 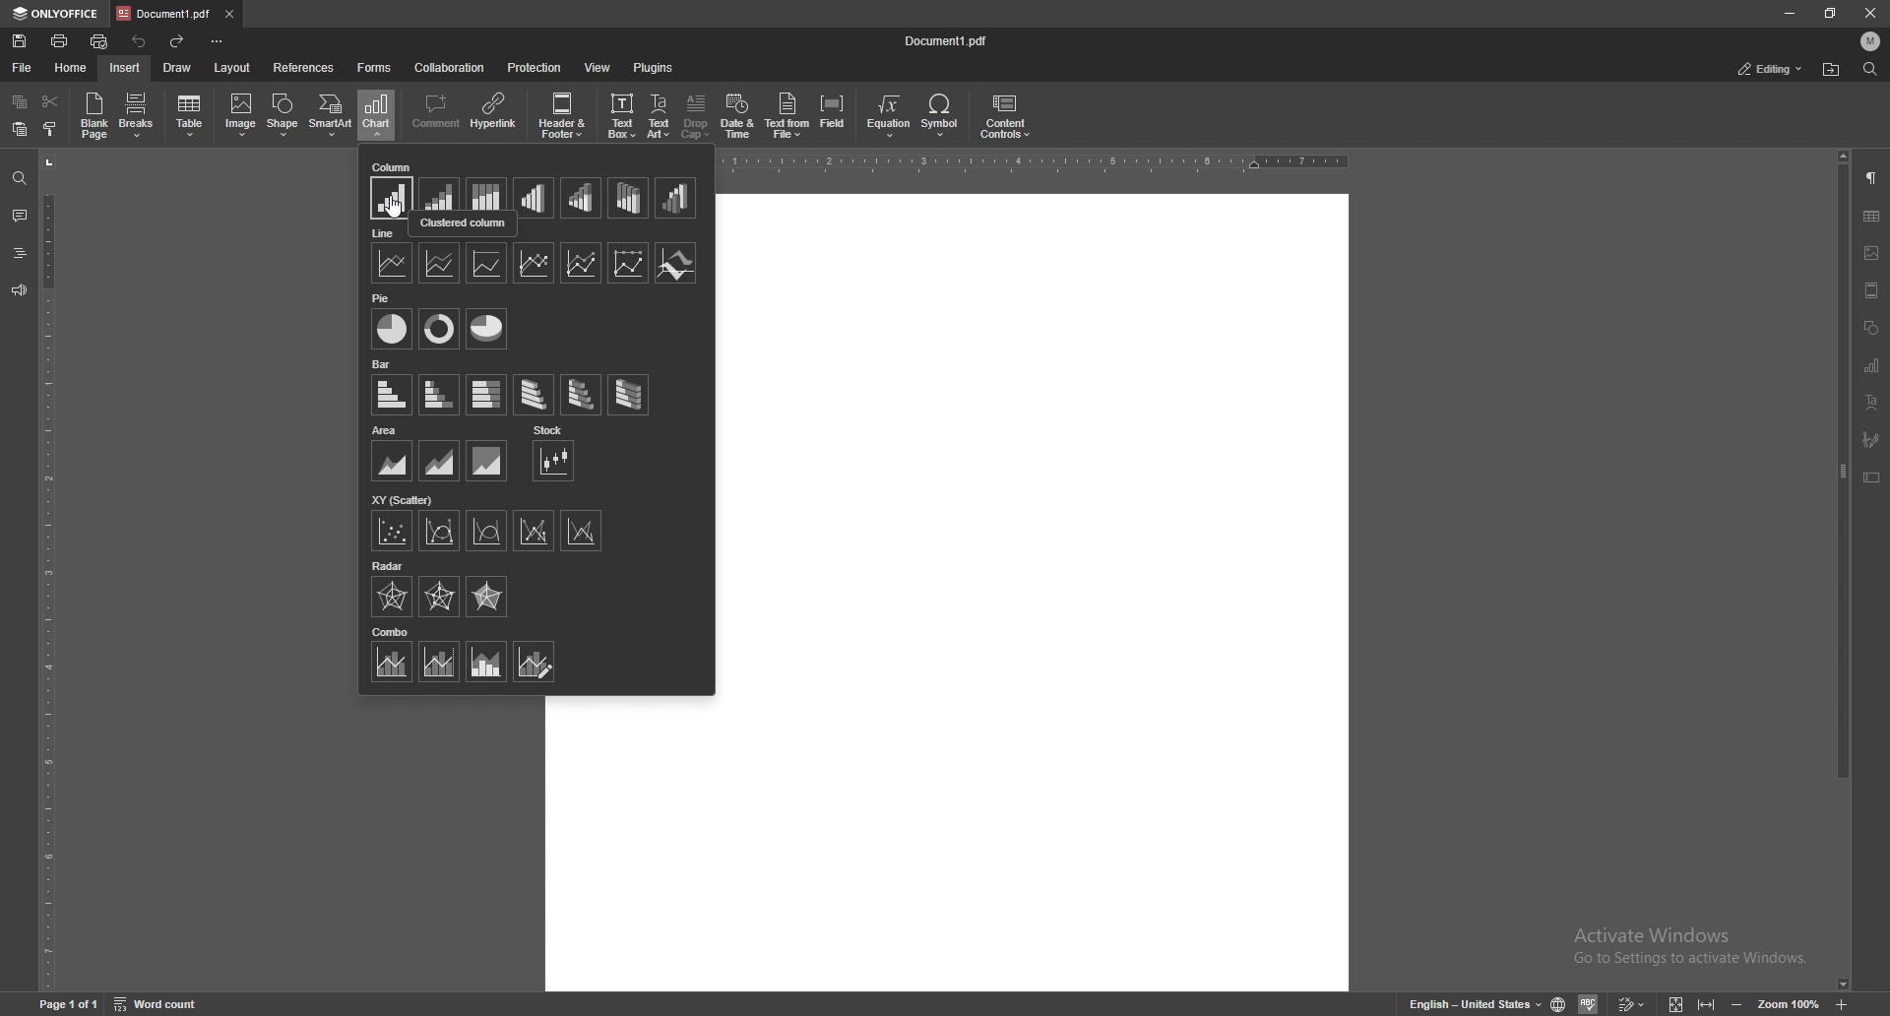 I want to click on radar, so click(x=388, y=565).